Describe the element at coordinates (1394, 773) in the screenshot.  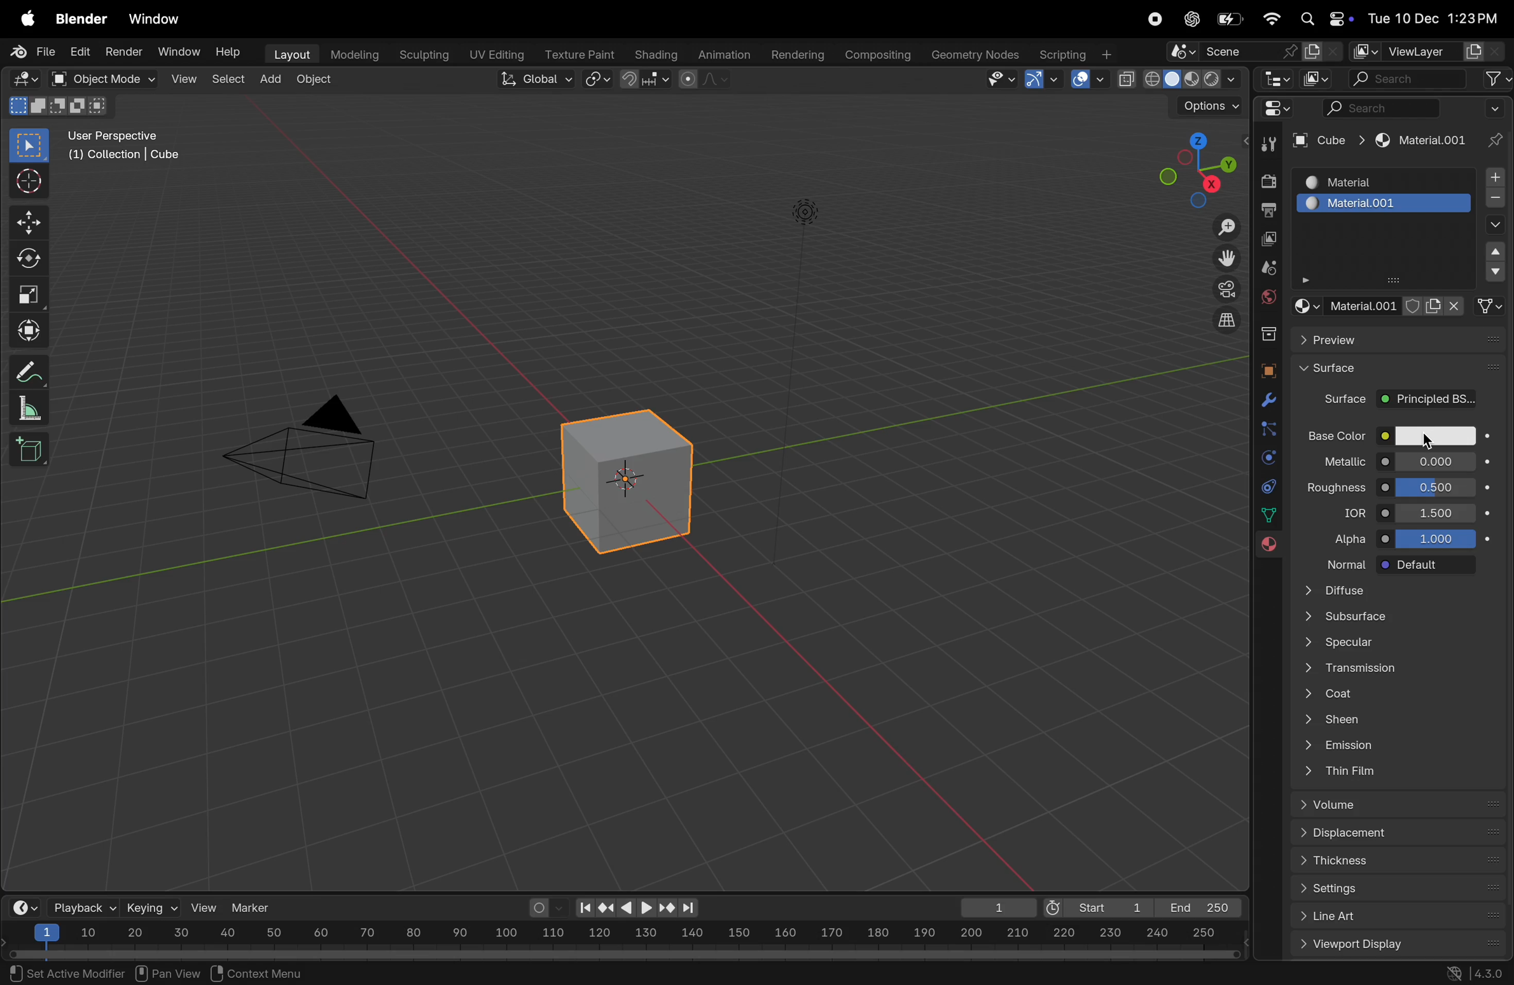
I see `thin film` at that location.